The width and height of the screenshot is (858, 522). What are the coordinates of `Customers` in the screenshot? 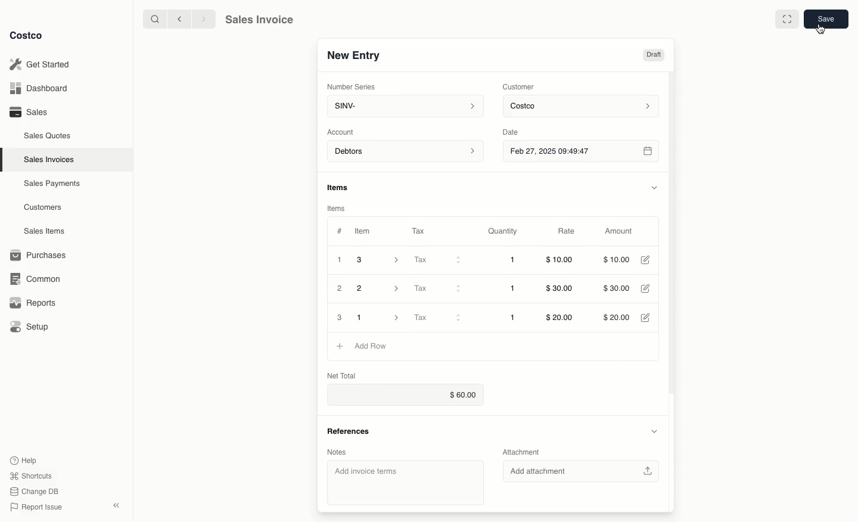 It's located at (45, 207).